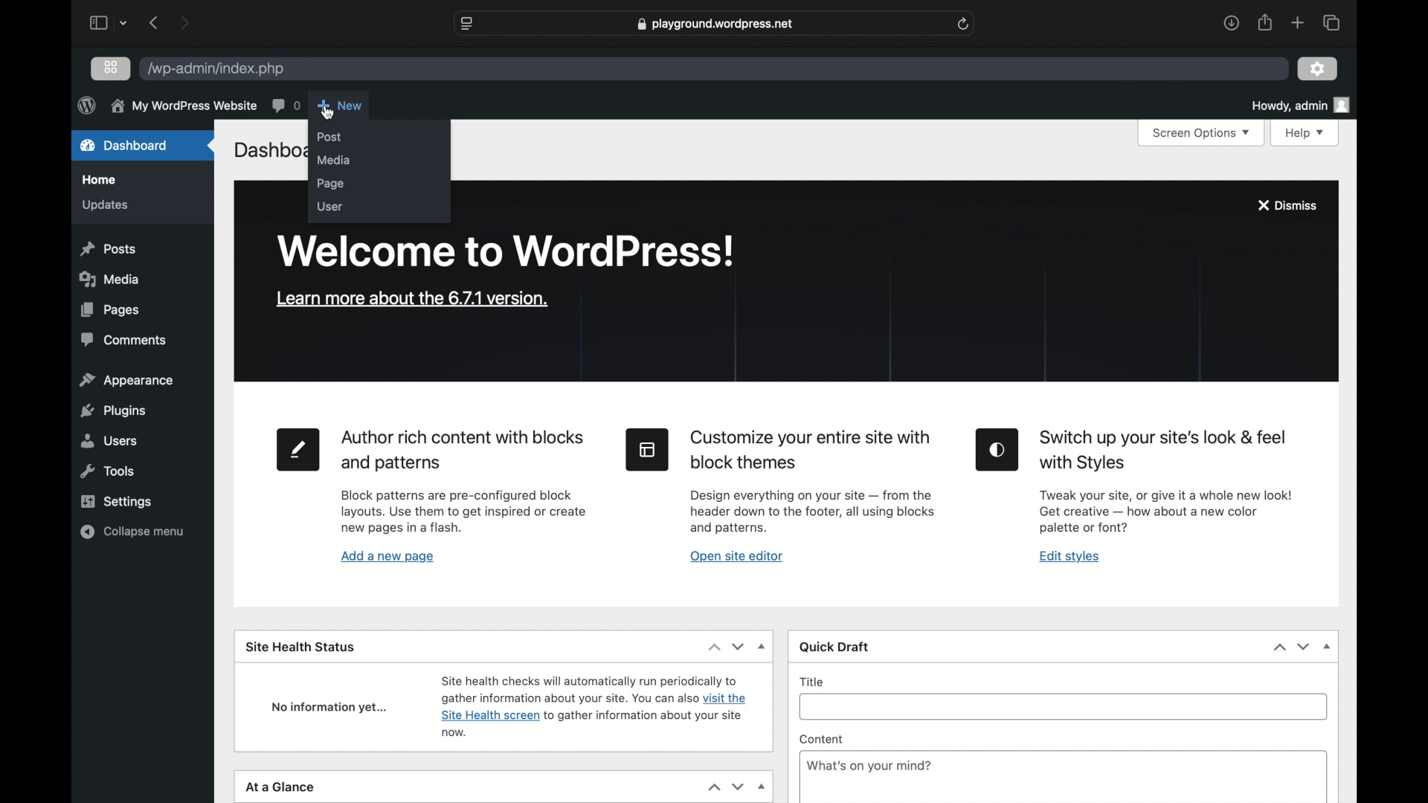 The width and height of the screenshot is (1428, 803). Describe the element at coordinates (821, 739) in the screenshot. I see `content` at that location.